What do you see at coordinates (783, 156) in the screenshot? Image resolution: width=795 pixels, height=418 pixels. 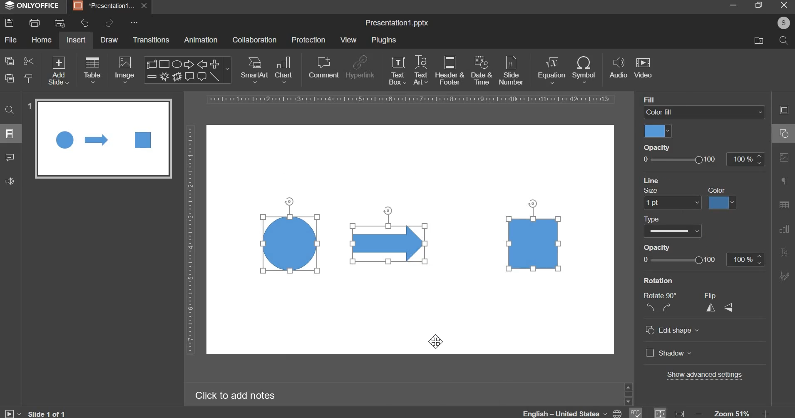 I see `image setting` at bounding box center [783, 156].